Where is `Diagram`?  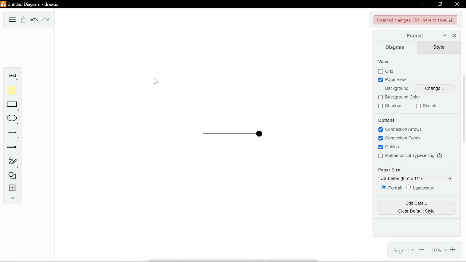
Diagram is located at coordinates (395, 47).